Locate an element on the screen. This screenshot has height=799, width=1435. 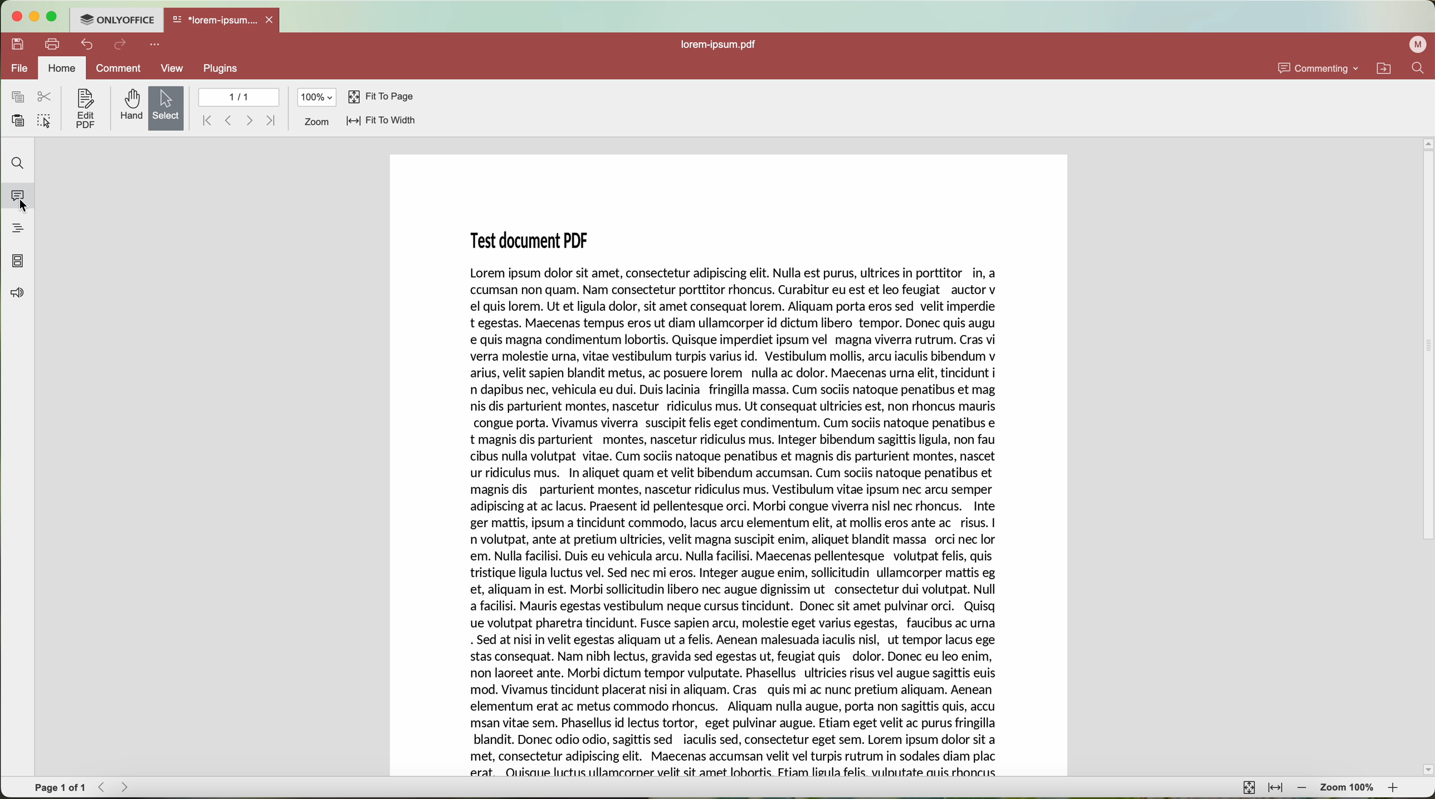
open file is located at coordinates (223, 21).